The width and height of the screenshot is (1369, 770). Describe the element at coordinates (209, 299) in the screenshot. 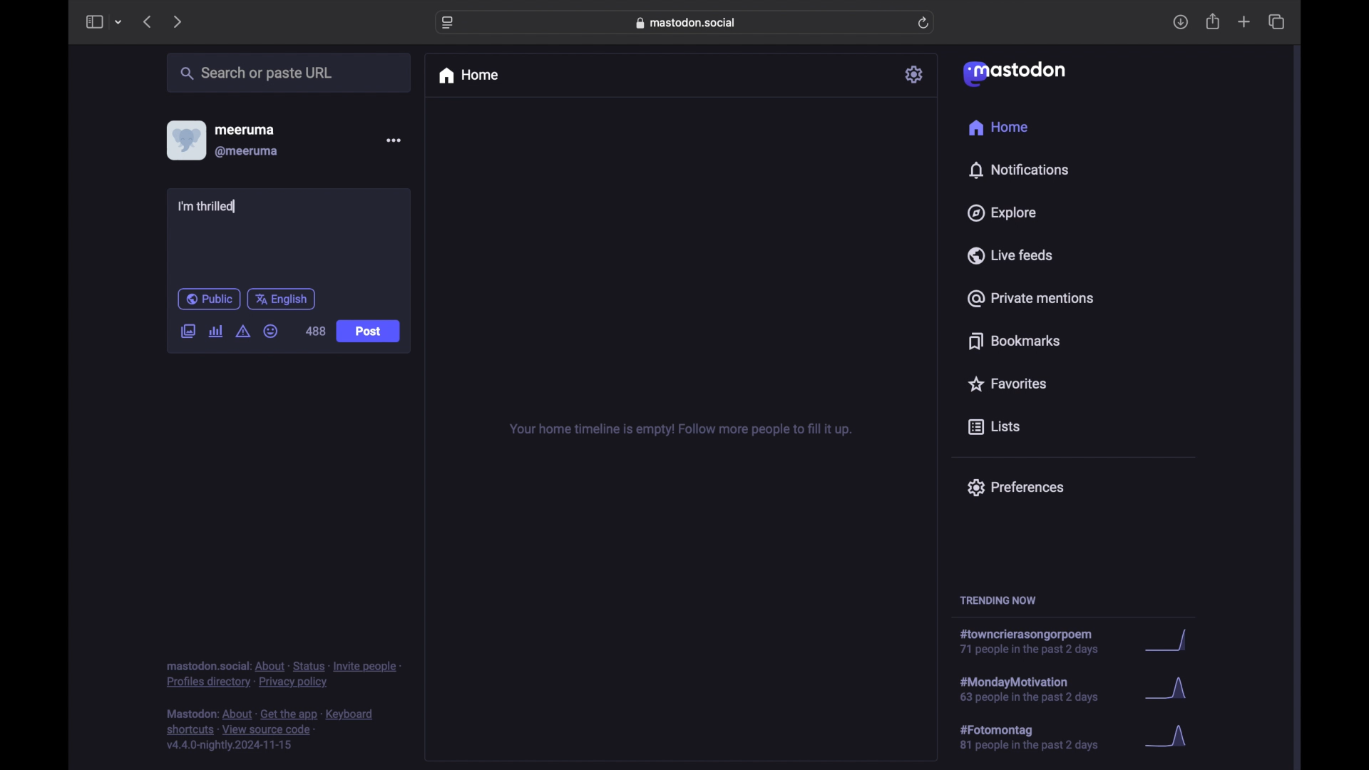

I see `public` at that location.